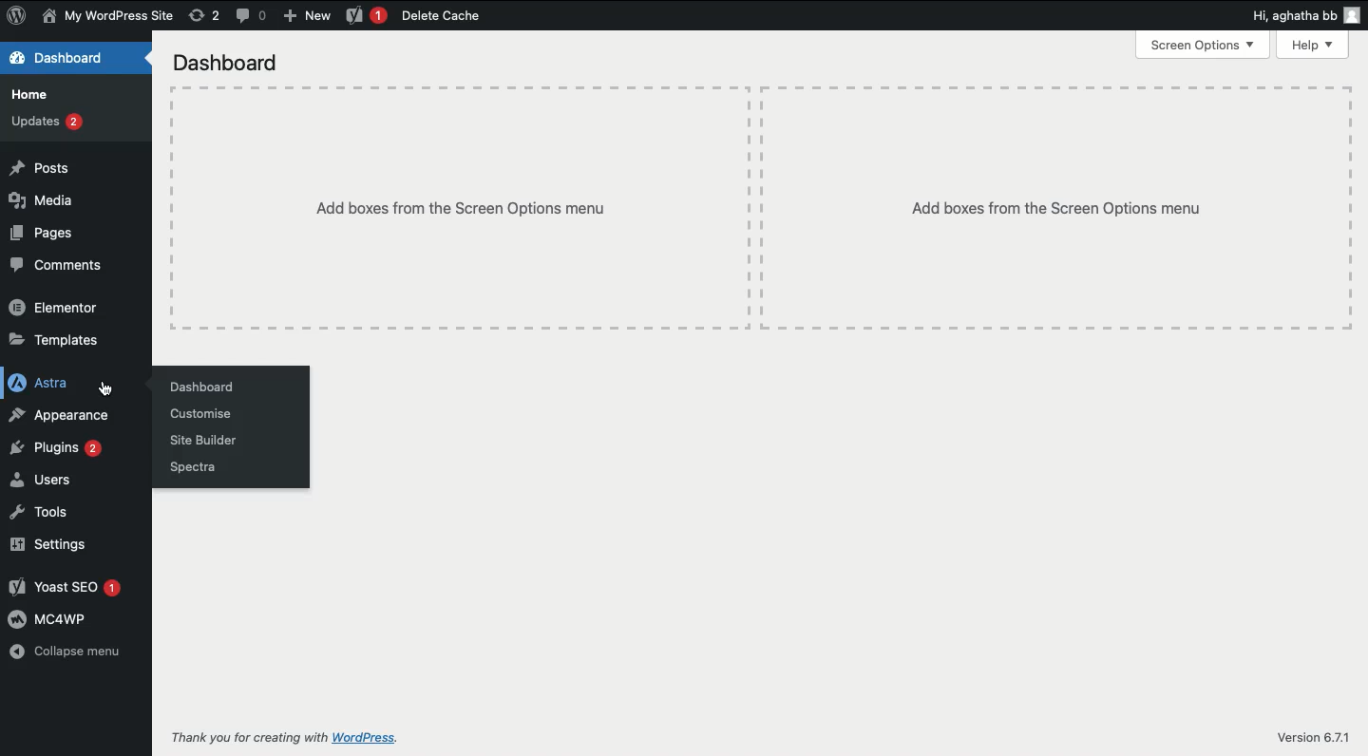 The width and height of the screenshot is (1368, 756). I want to click on Site builder, so click(204, 442).